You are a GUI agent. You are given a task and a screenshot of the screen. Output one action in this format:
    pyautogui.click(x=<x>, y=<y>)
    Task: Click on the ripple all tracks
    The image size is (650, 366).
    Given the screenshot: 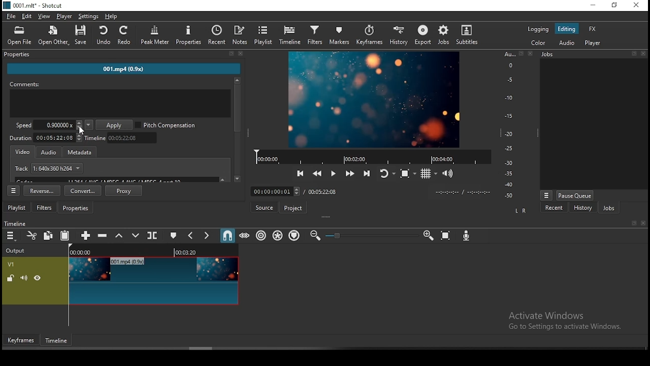 What is the action you would take?
    pyautogui.click(x=278, y=235)
    